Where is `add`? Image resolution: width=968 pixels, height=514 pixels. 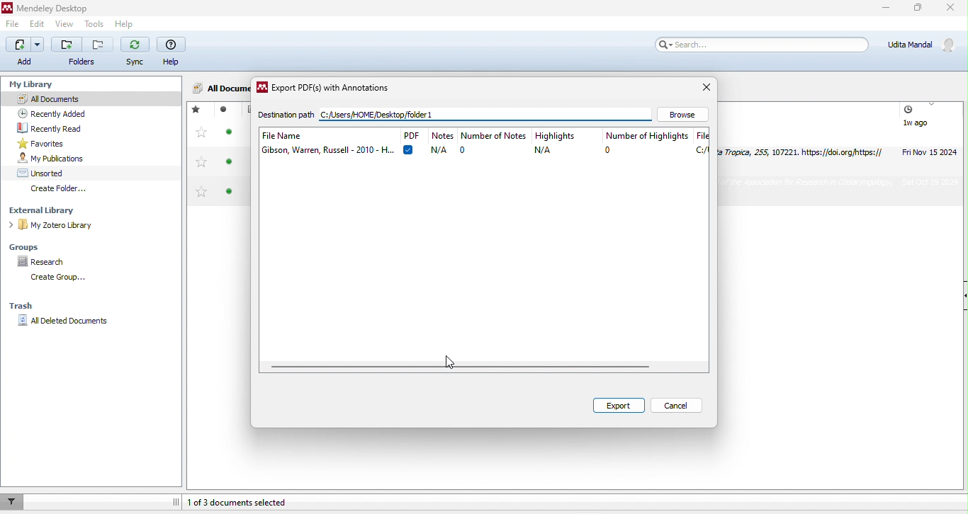
add is located at coordinates (25, 53).